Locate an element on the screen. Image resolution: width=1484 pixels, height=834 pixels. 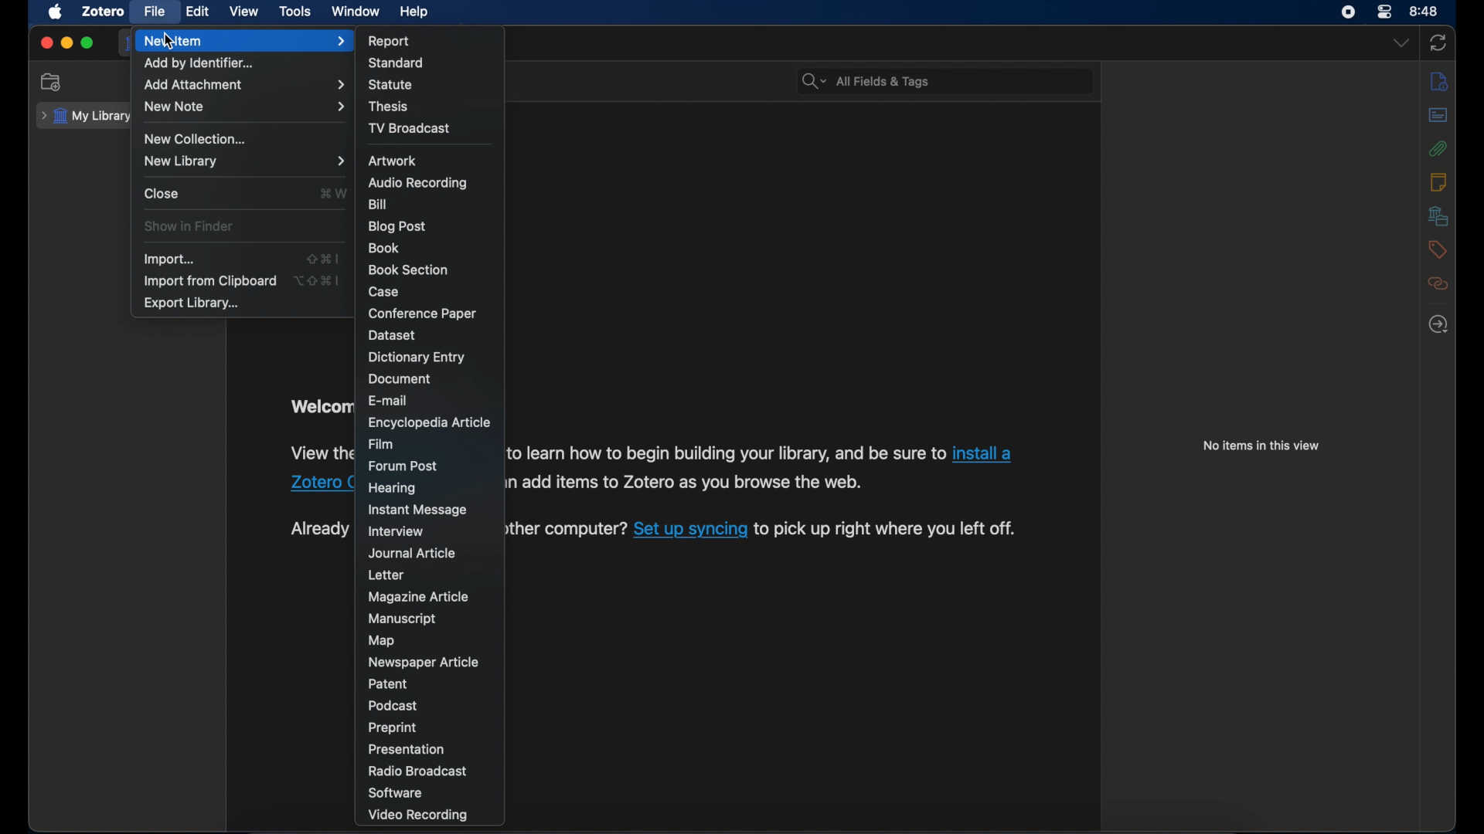
podcast is located at coordinates (393, 706).